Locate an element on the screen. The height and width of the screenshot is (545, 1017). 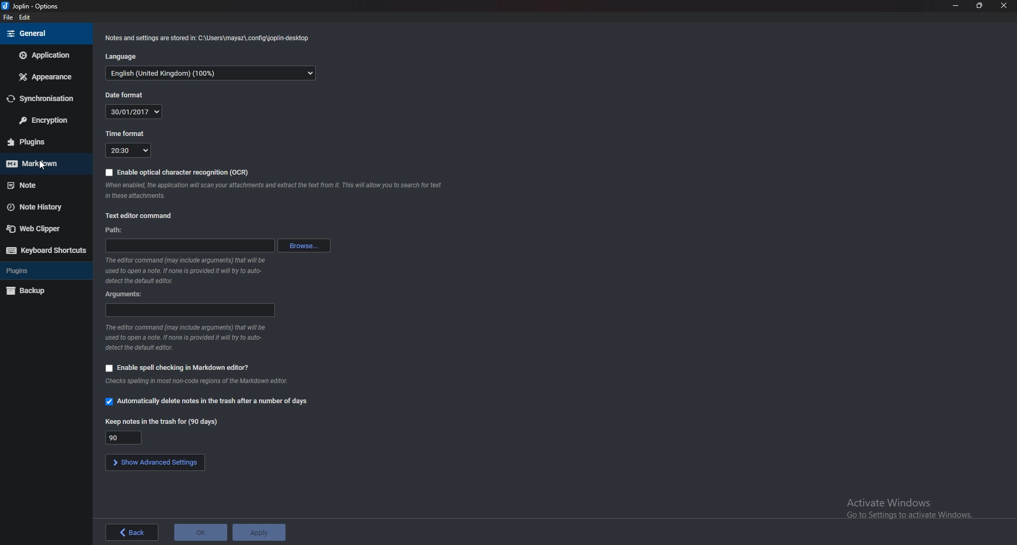
Plugins is located at coordinates (42, 141).